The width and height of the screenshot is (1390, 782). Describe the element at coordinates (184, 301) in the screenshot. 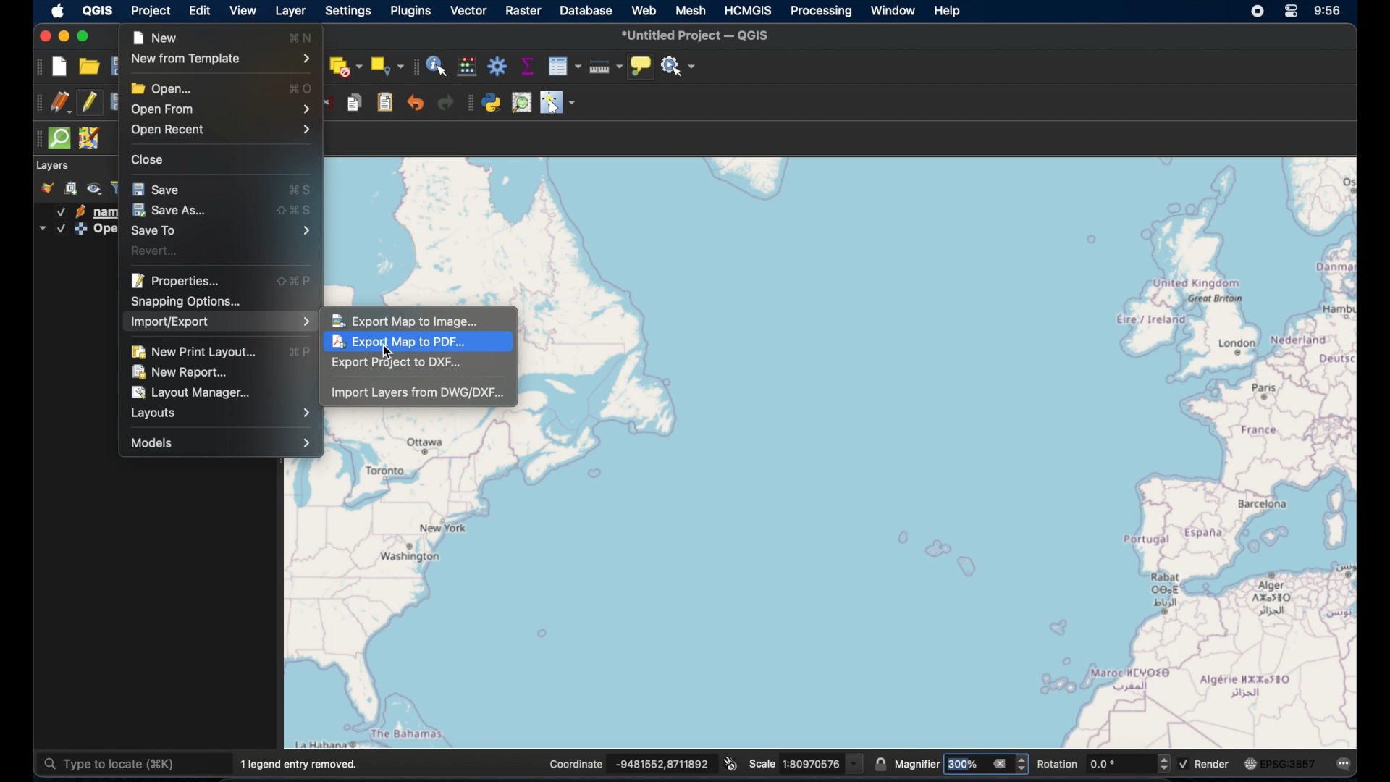

I see `snapping options` at that location.